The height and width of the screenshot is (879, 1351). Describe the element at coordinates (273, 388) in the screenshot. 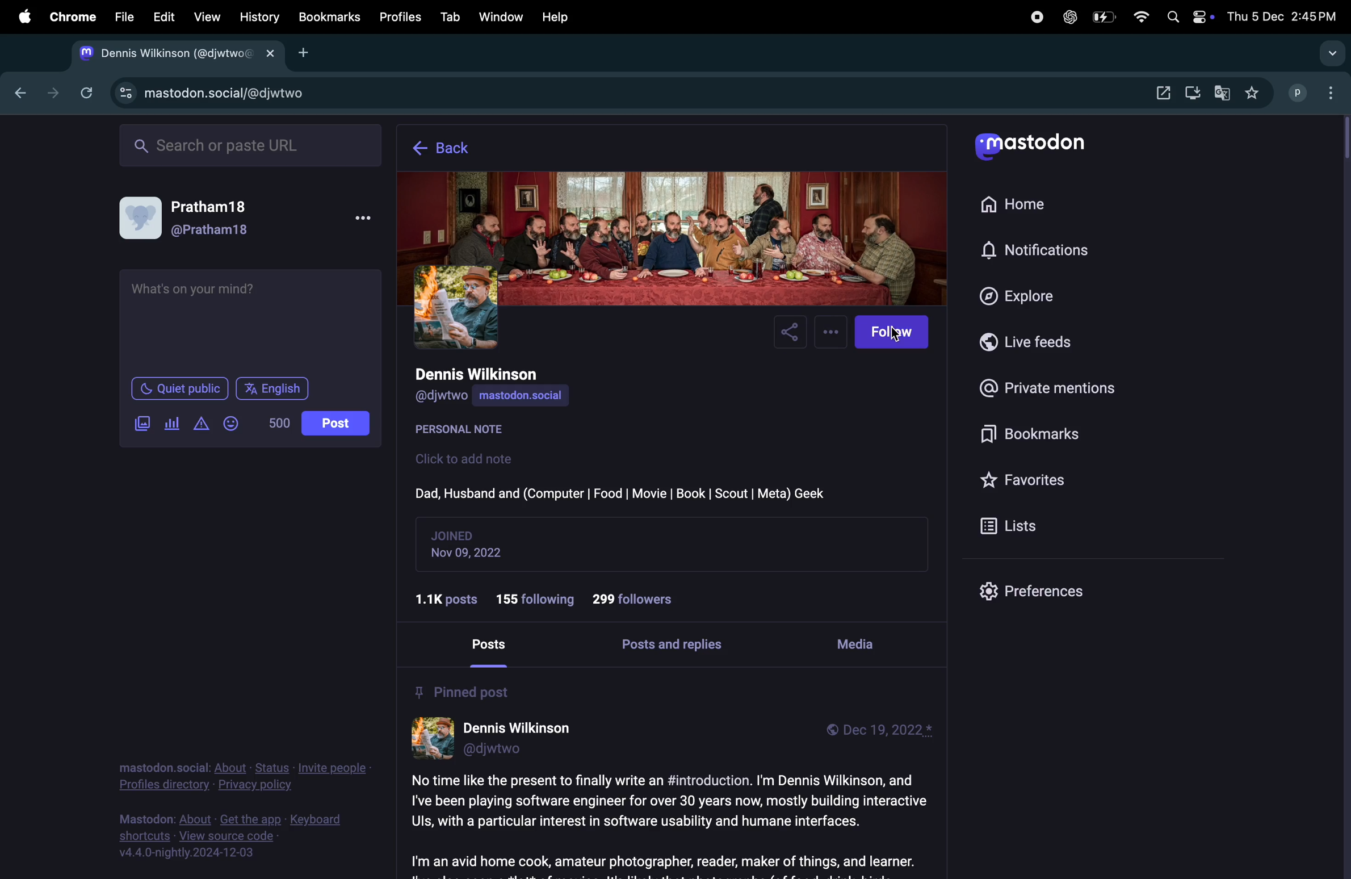

I see `English` at that location.